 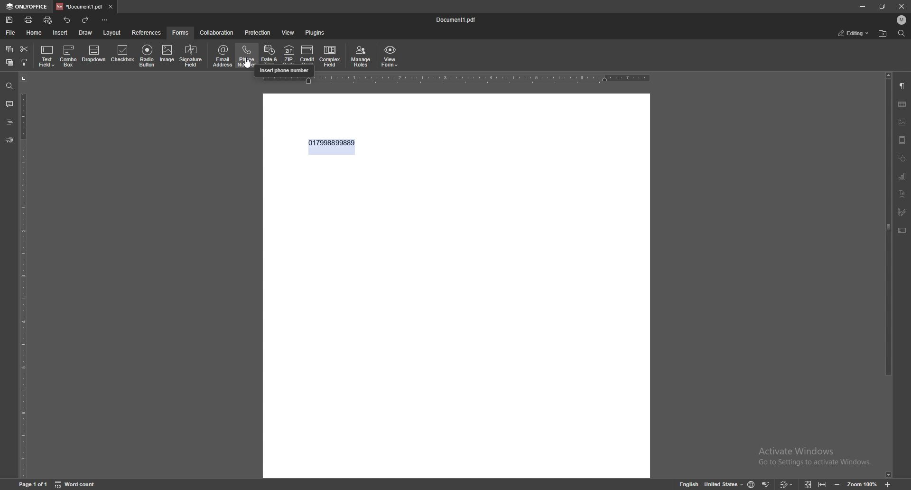 What do you see at coordinates (85, 20) in the screenshot?
I see `redo` at bounding box center [85, 20].